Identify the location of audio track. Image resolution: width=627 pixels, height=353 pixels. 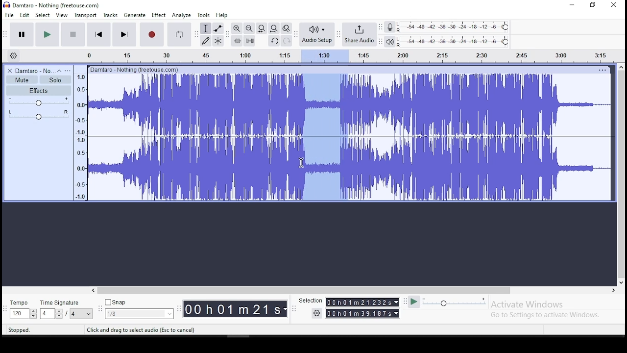
(350, 169).